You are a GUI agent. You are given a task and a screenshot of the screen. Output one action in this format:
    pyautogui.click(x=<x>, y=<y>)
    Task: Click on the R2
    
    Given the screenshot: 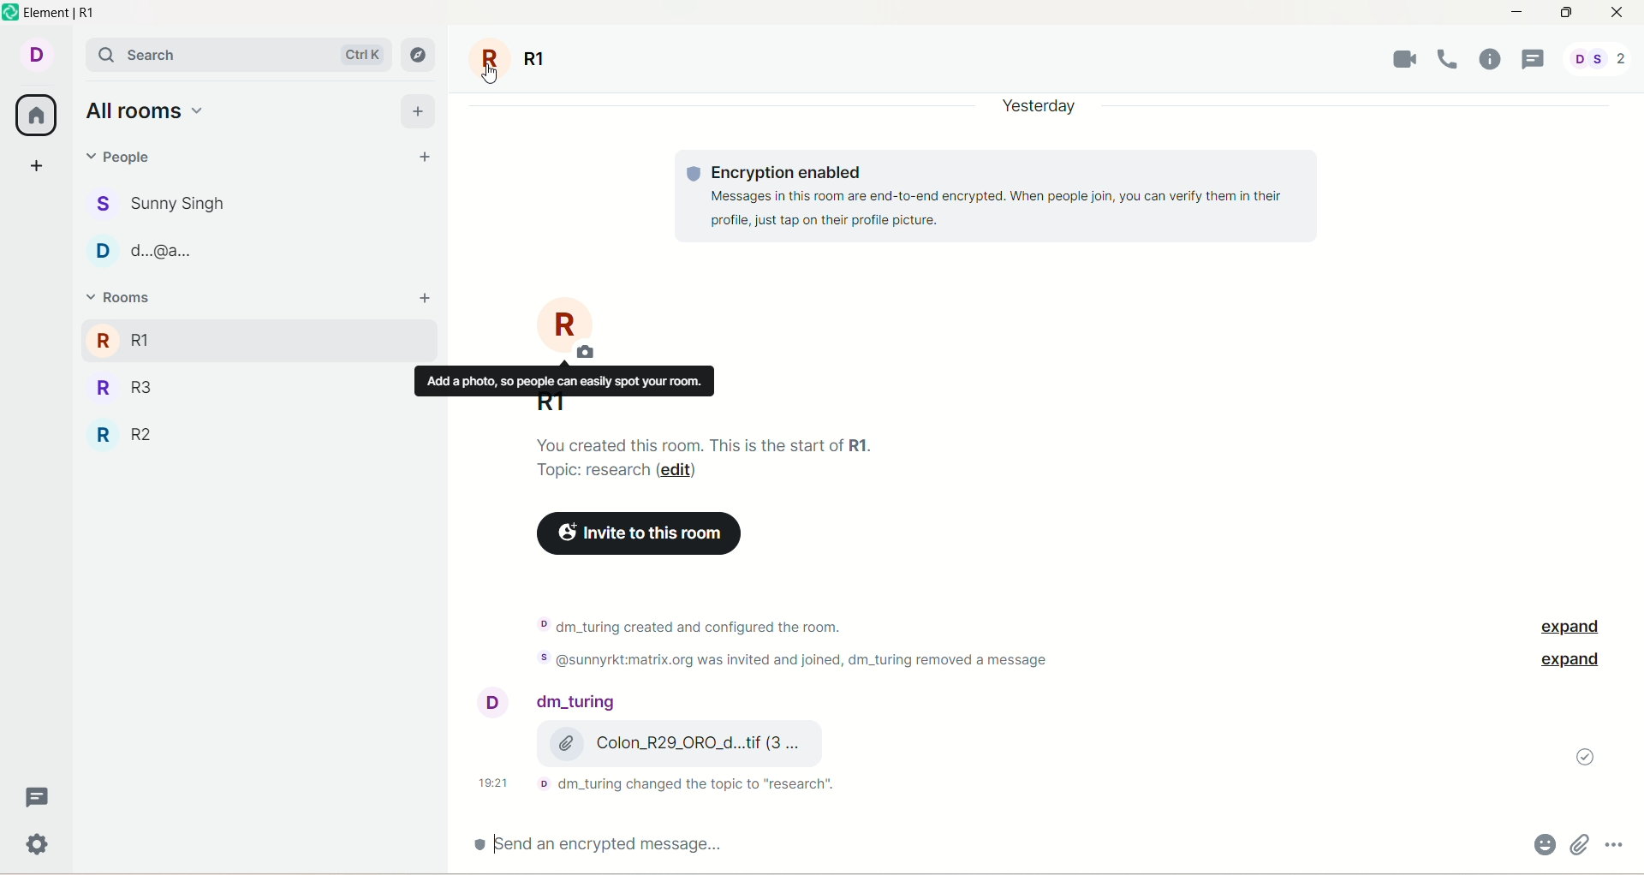 What is the action you would take?
    pyautogui.click(x=133, y=430)
    